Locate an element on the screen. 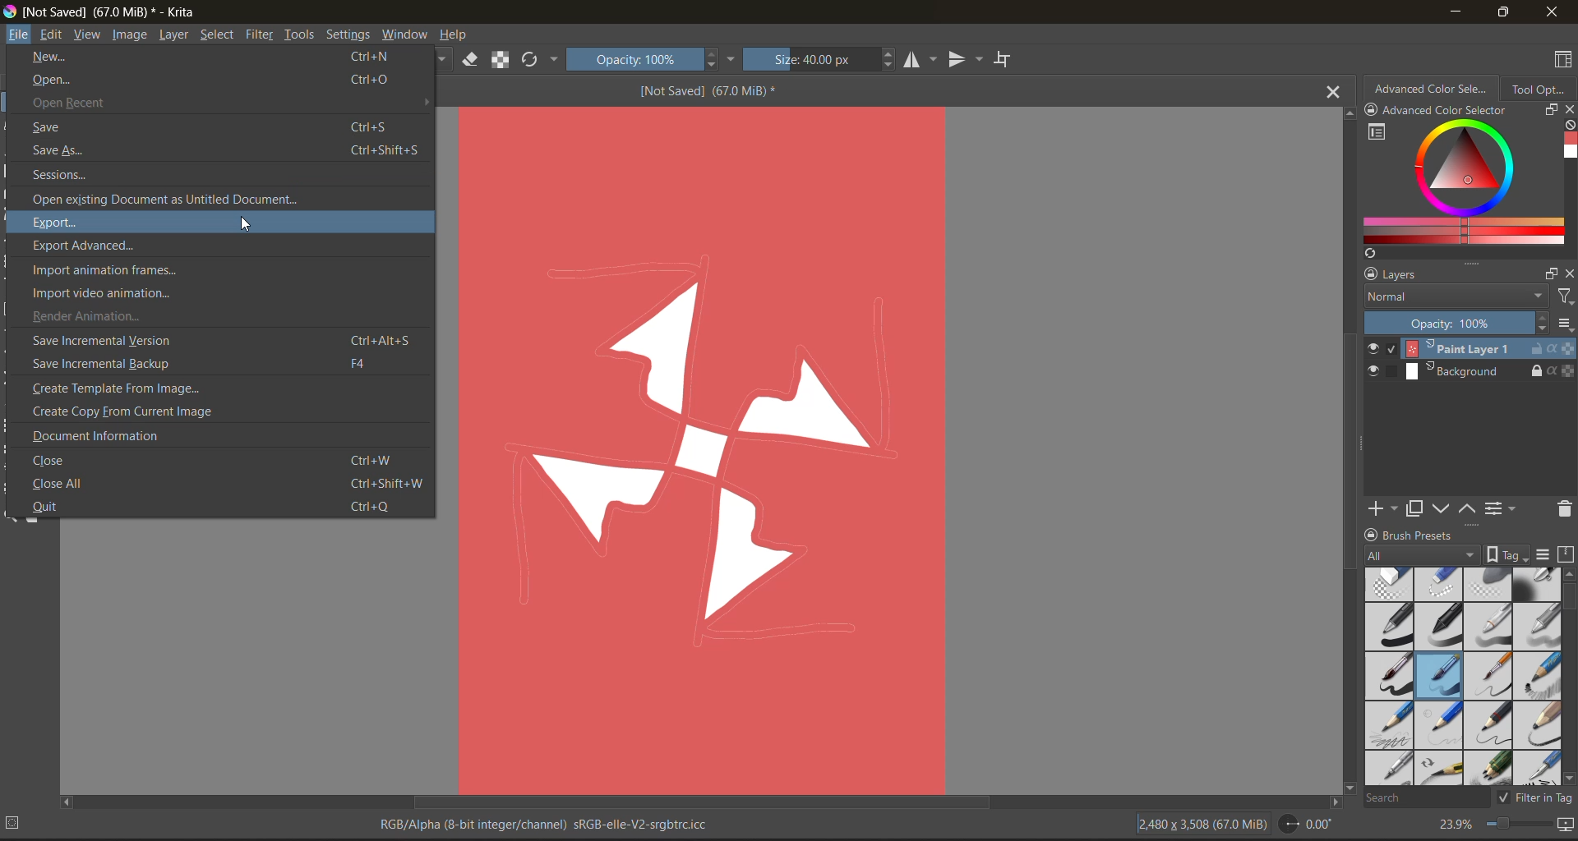 Image resolution: width=1578 pixels, height=841 pixels. float docker is located at coordinates (1551, 111).